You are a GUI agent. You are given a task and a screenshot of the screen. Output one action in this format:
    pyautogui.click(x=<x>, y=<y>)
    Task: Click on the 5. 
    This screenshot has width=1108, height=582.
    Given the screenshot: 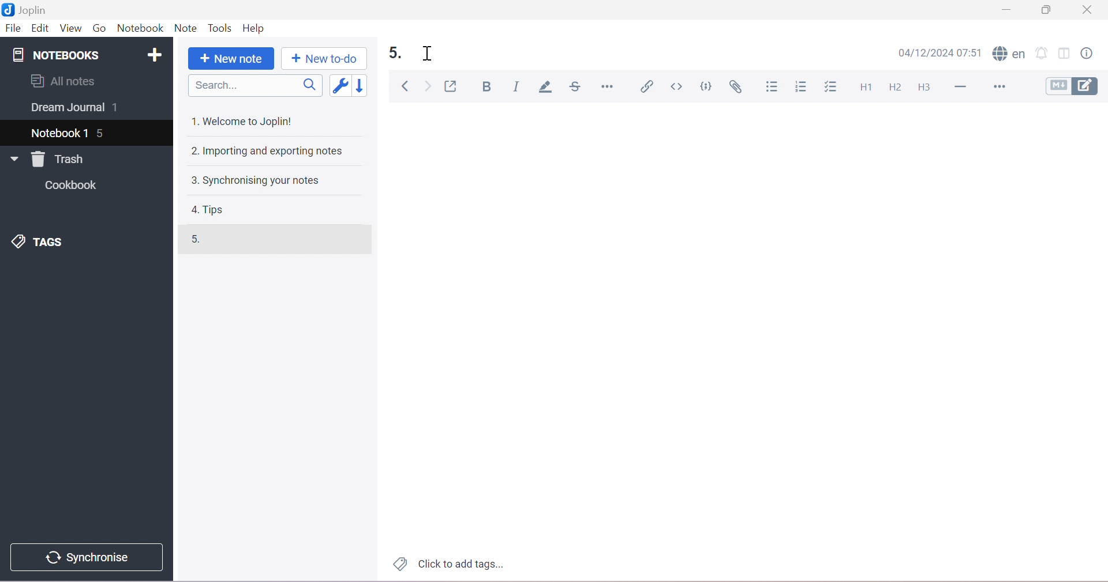 What is the action you would take?
    pyautogui.click(x=199, y=240)
    